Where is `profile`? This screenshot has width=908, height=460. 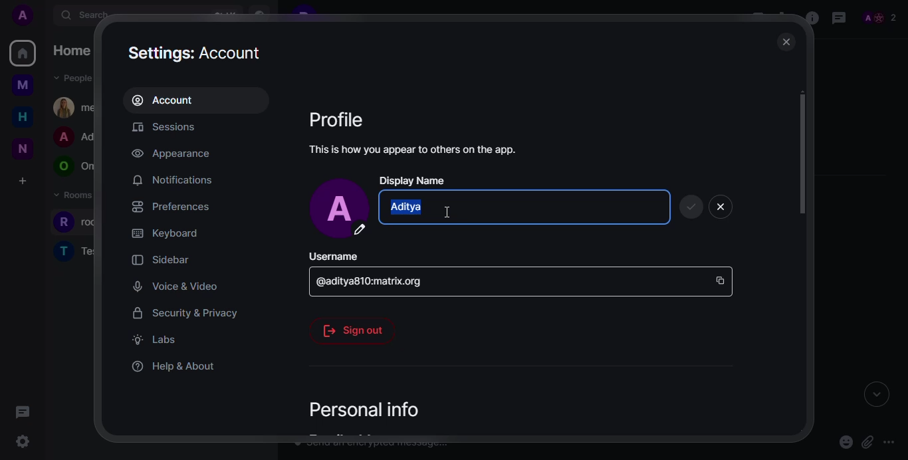
profile is located at coordinates (341, 118).